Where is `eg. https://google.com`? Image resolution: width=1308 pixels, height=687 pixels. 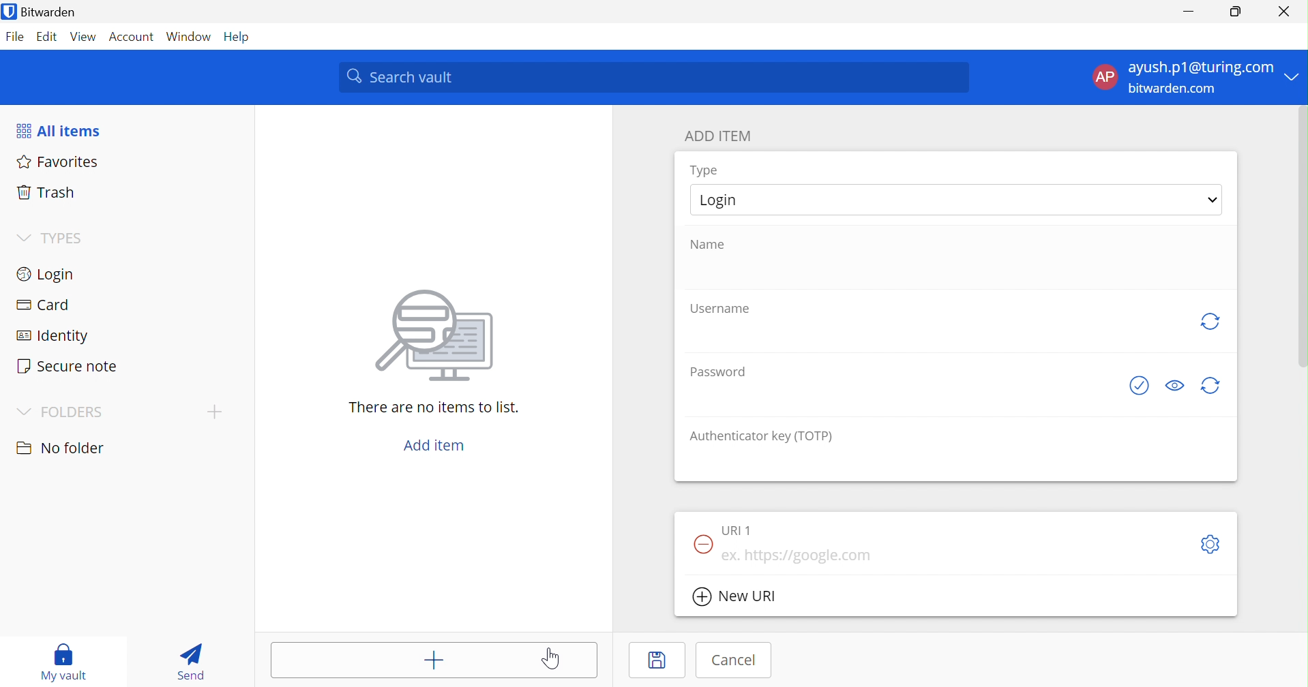
eg. https://google.com is located at coordinates (797, 556).